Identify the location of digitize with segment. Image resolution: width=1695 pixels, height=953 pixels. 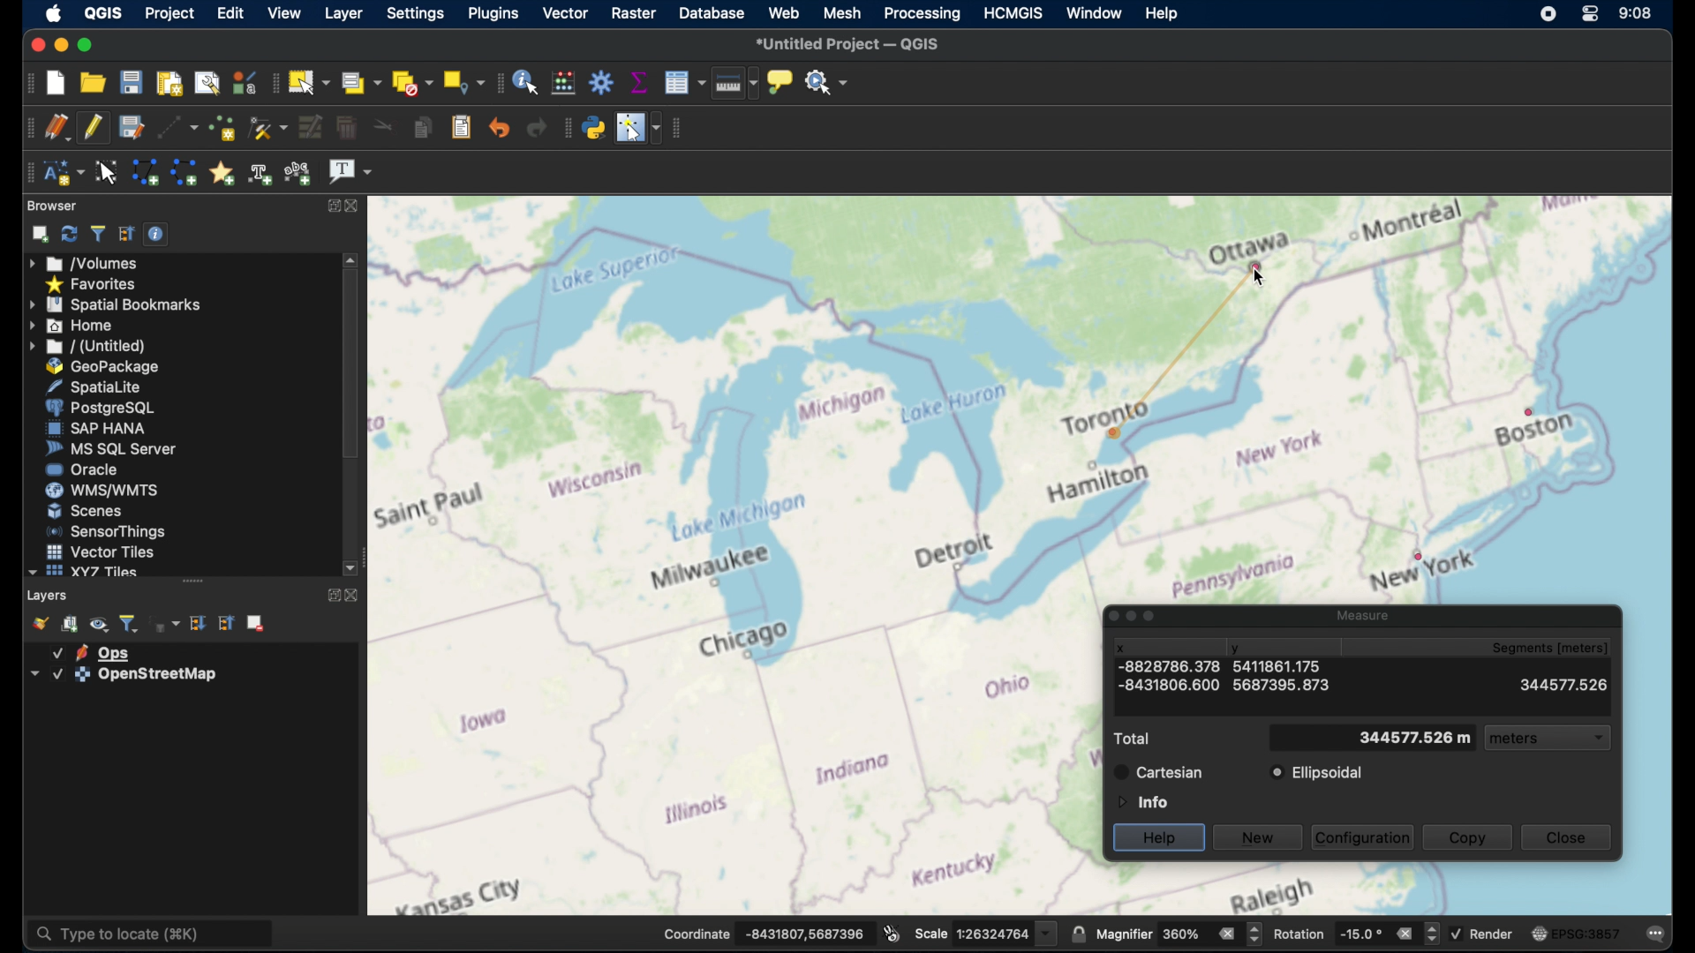
(177, 126).